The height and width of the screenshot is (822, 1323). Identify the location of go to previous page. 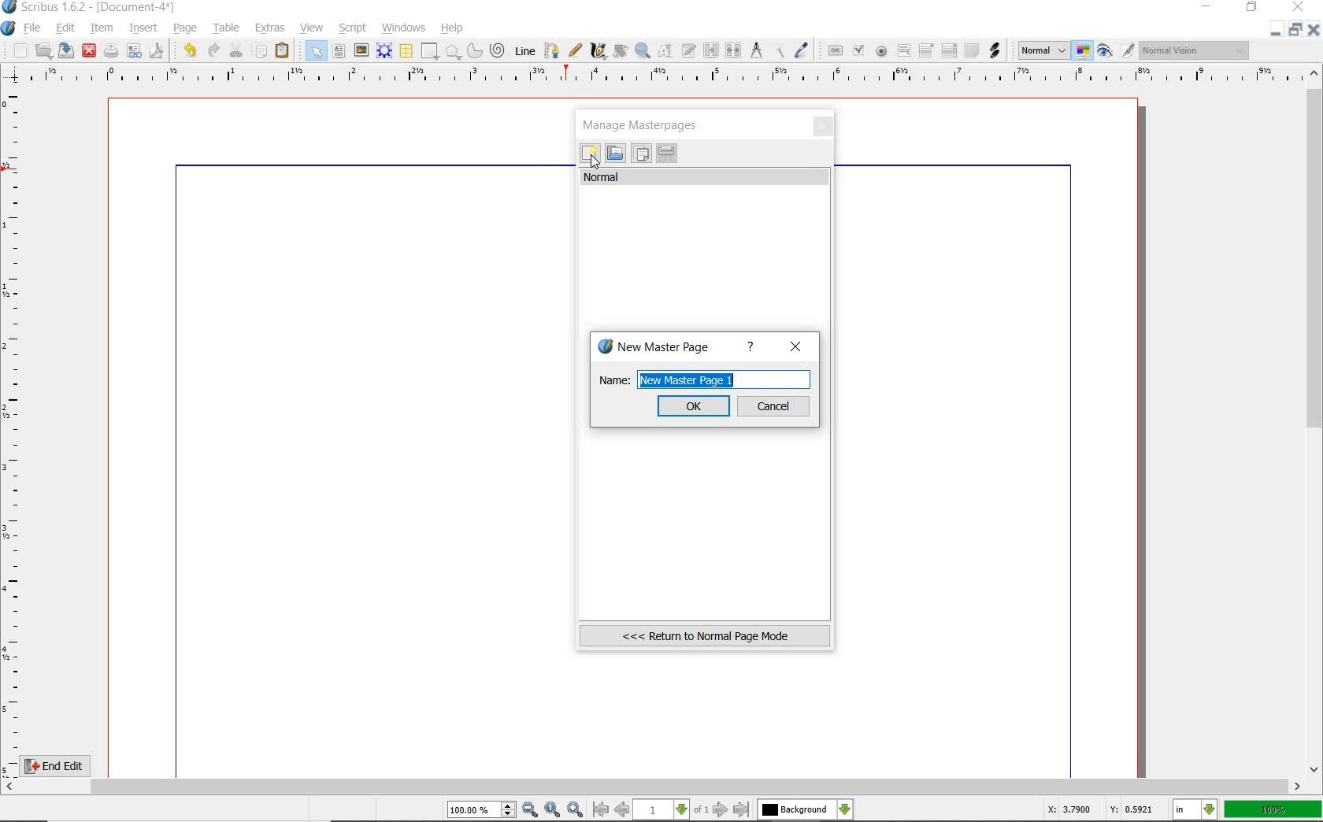
(624, 810).